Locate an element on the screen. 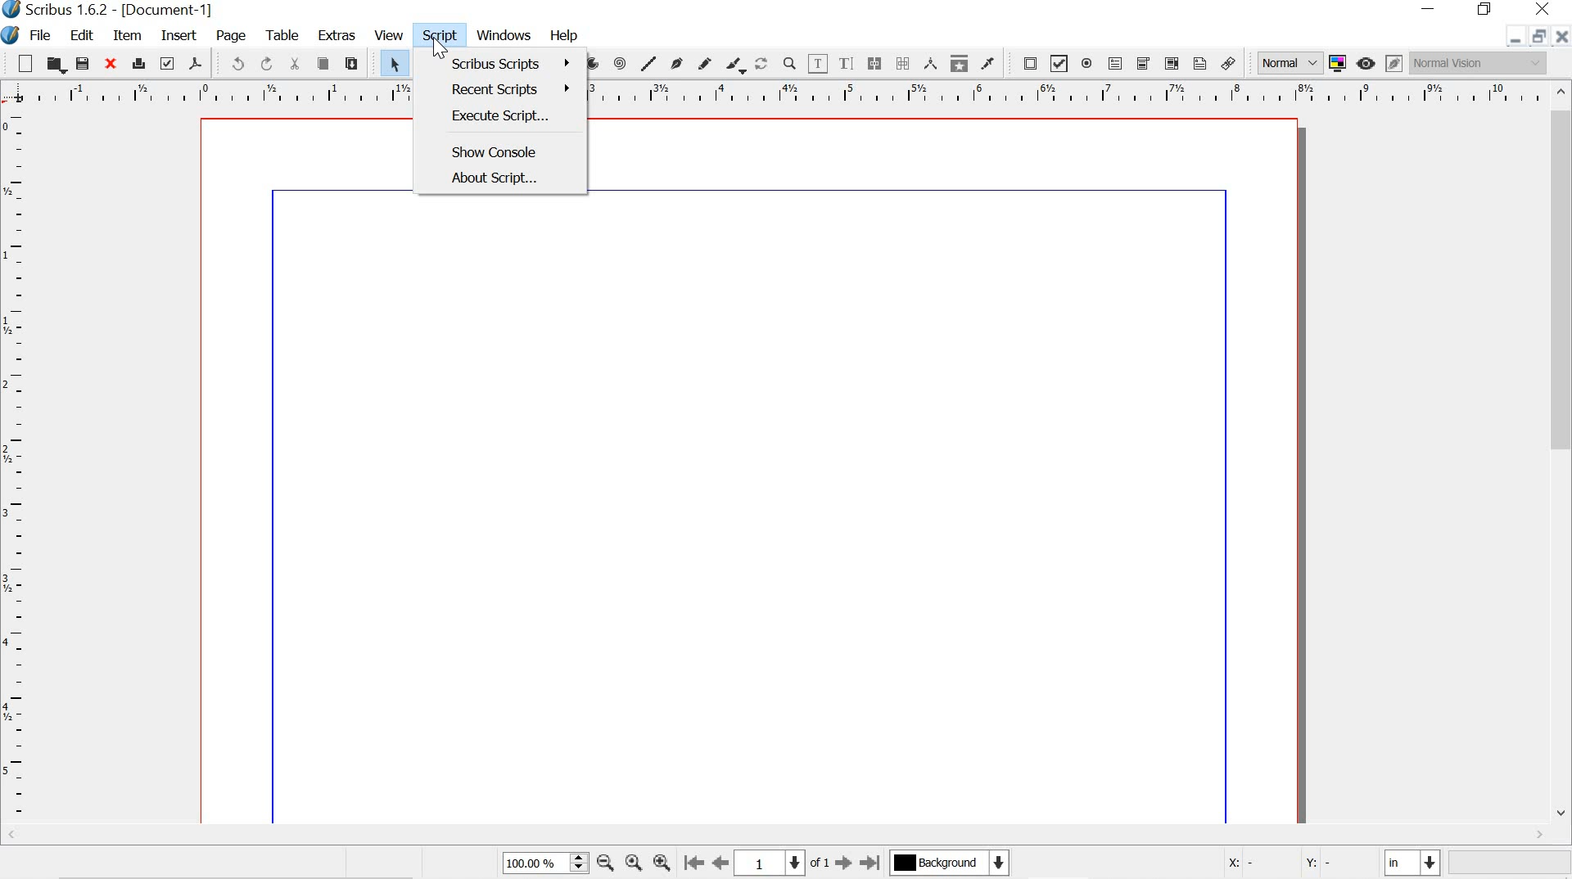  1 of 1 is located at coordinates (782, 862).